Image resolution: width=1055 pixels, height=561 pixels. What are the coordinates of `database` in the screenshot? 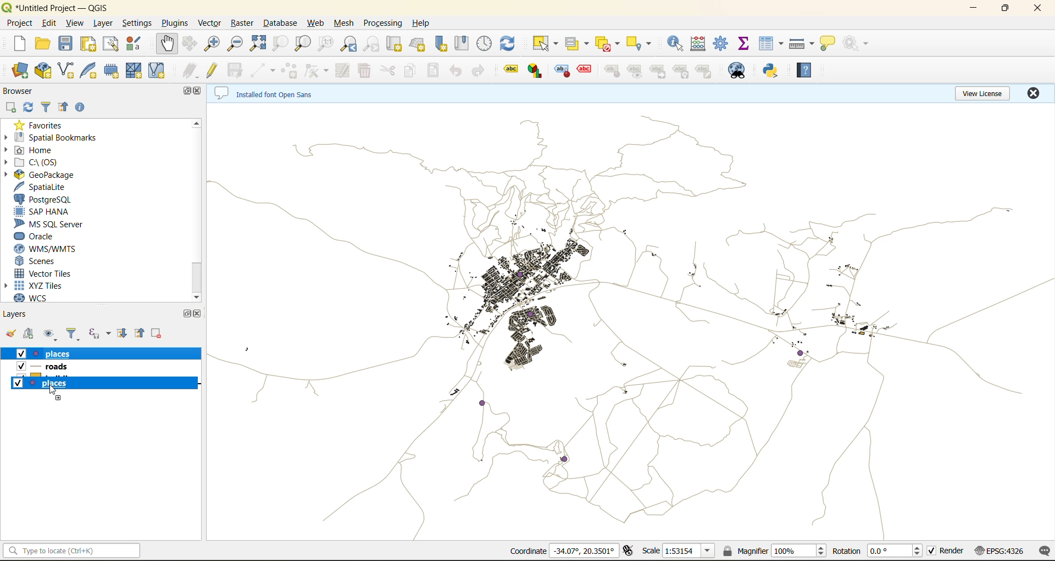 It's located at (281, 24).